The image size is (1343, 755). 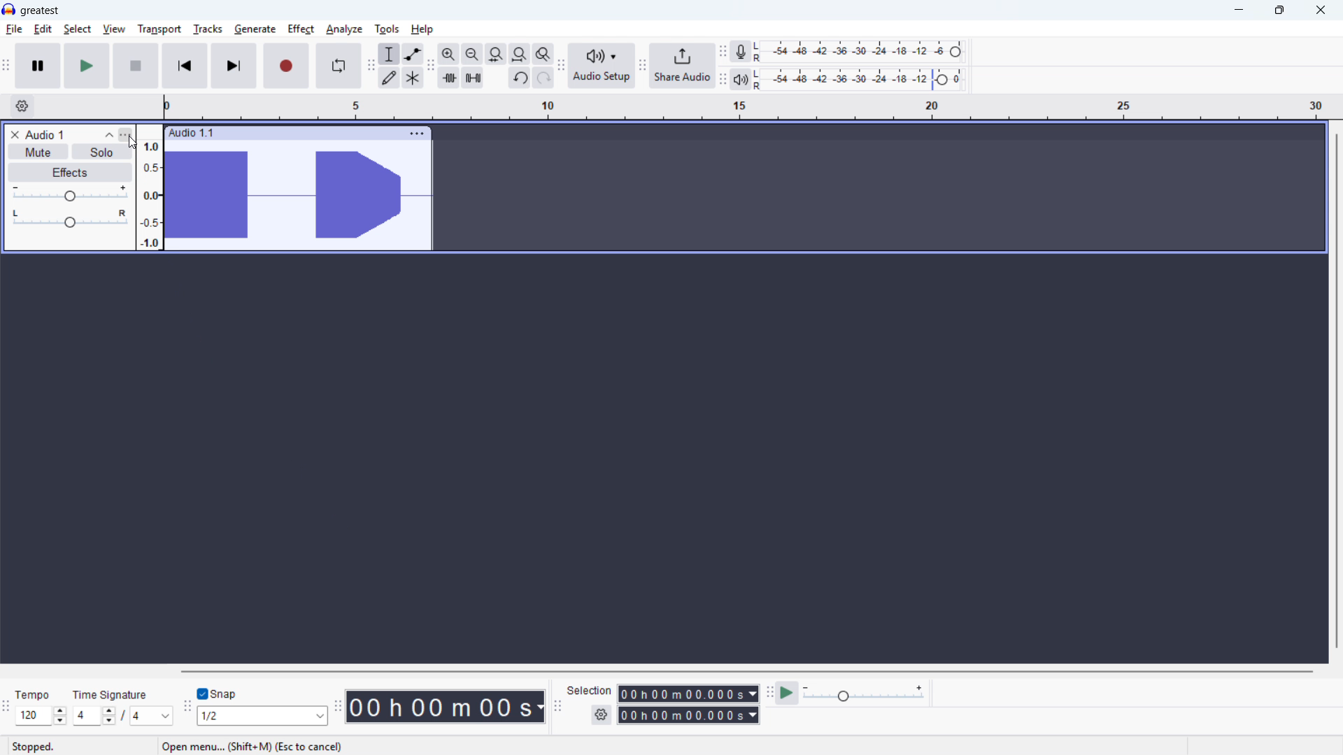 What do you see at coordinates (41, 717) in the screenshot?
I see `Set tempo ` at bounding box center [41, 717].